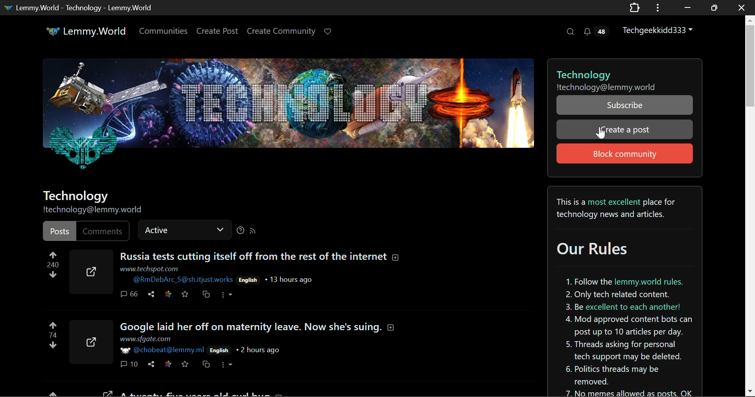 This screenshot has height=397, width=755. Describe the element at coordinates (601, 133) in the screenshot. I see `Cursor on Create a post Button` at that location.